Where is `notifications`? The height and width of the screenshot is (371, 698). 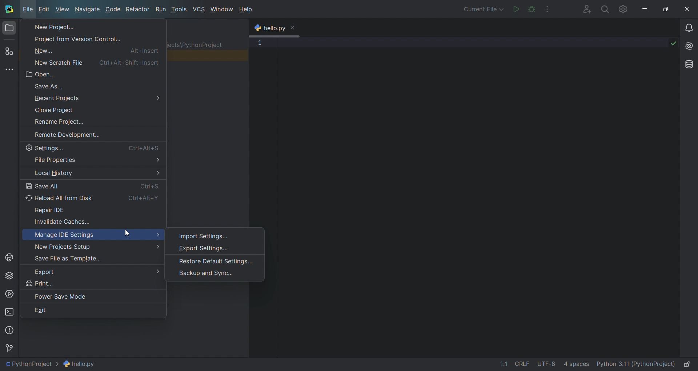 notifications is located at coordinates (689, 29).